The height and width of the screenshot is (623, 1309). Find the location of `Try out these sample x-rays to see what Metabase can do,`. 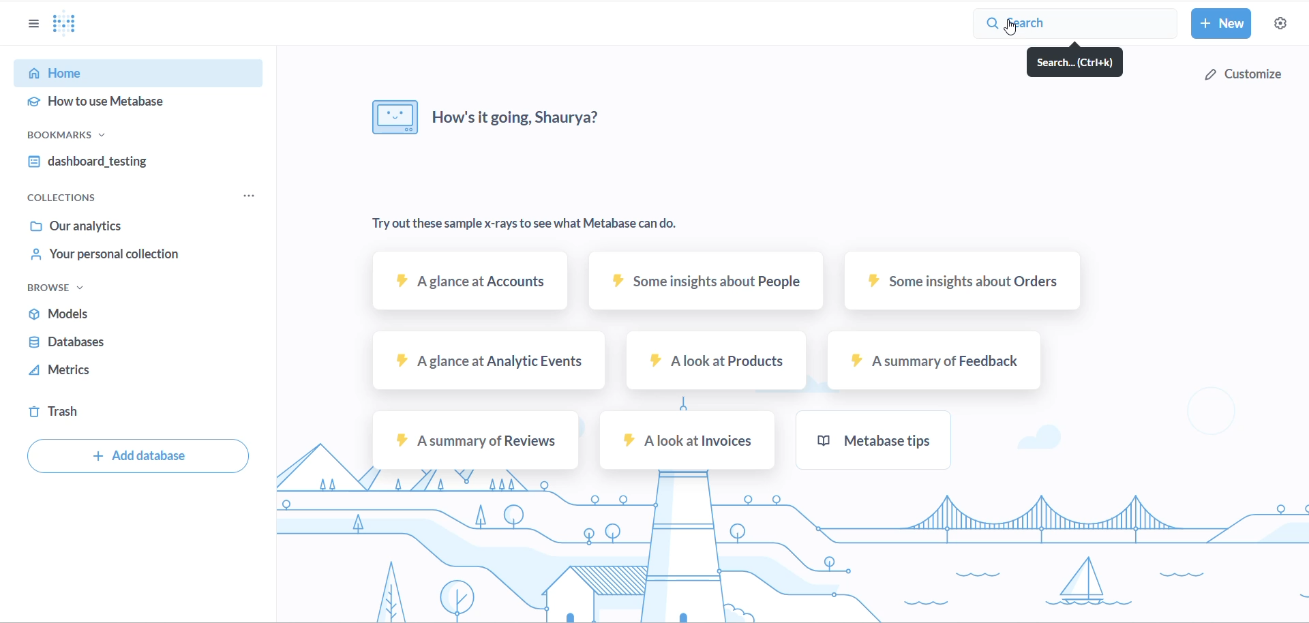

Try out these sample x-rays to see what Metabase can do, is located at coordinates (547, 225).